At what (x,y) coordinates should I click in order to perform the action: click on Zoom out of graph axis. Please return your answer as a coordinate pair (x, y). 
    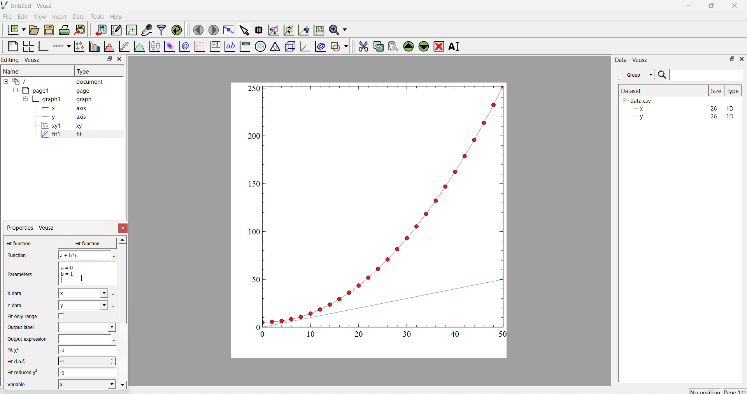
    Looking at the image, I should click on (288, 29).